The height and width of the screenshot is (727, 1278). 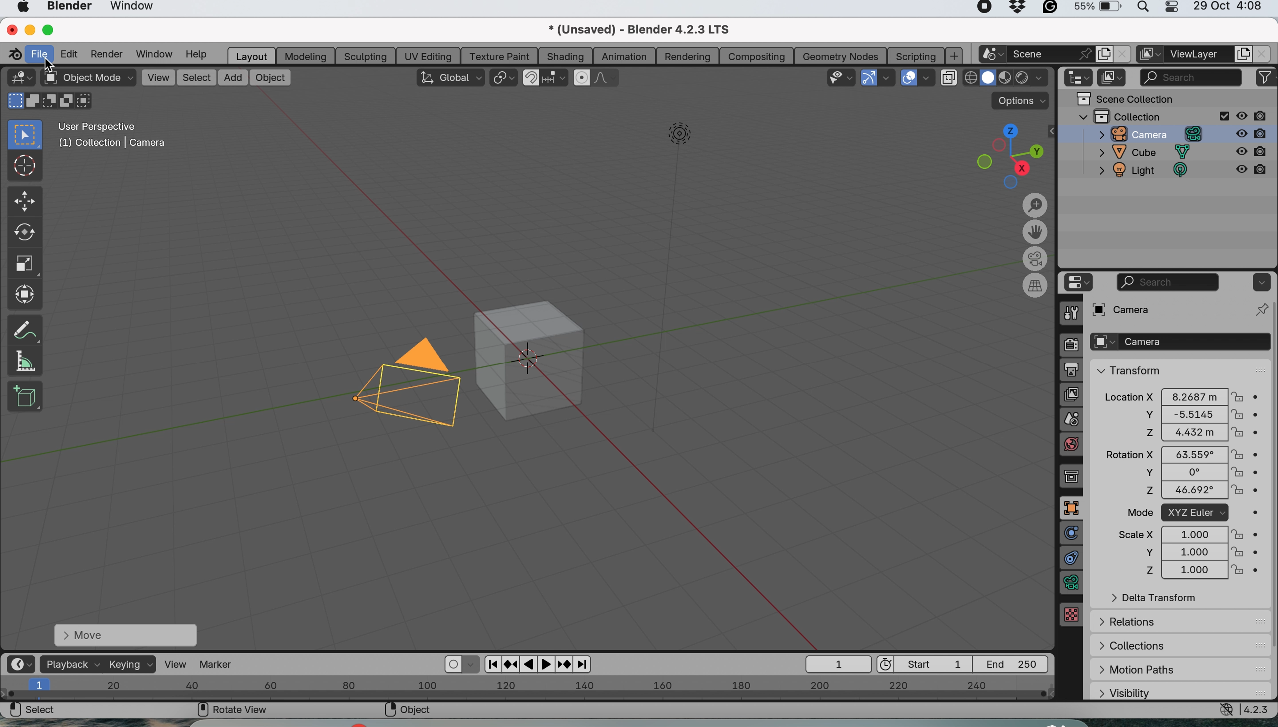 What do you see at coordinates (1150, 54) in the screenshot?
I see `active workspace` at bounding box center [1150, 54].